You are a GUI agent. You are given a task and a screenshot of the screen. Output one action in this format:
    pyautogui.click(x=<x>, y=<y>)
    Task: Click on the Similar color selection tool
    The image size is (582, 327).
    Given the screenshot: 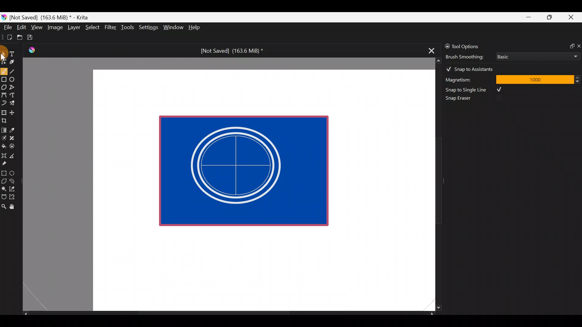 What is the action you would take?
    pyautogui.click(x=13, y=188)
    